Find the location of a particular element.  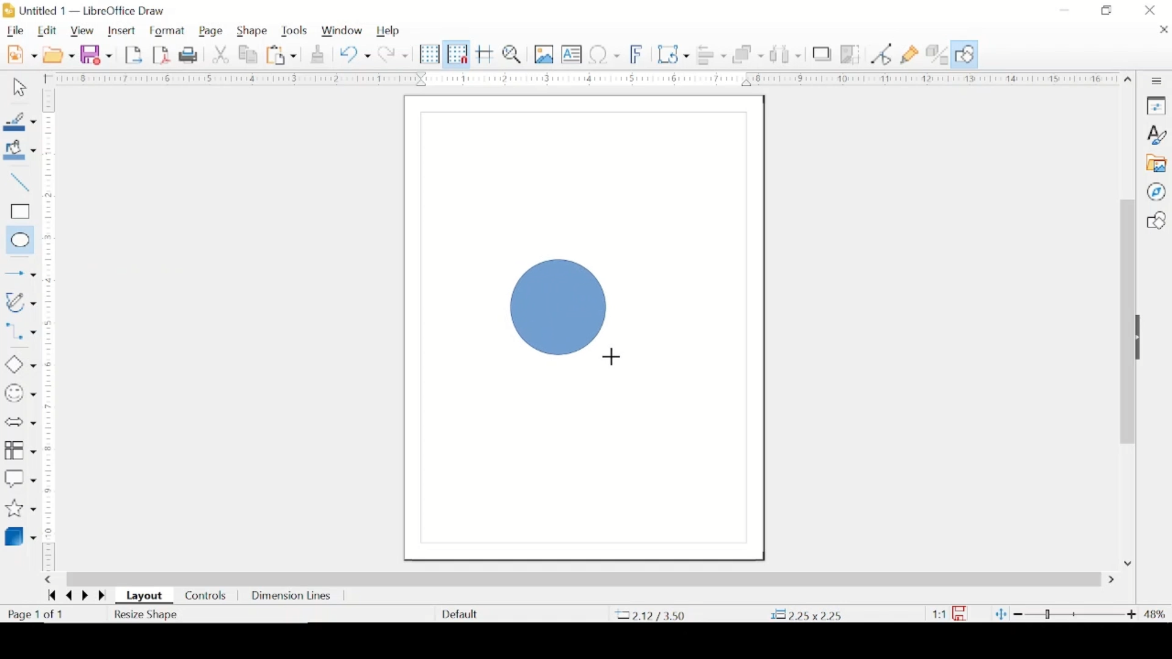

show draw functions is located at coordinates (966, 54).